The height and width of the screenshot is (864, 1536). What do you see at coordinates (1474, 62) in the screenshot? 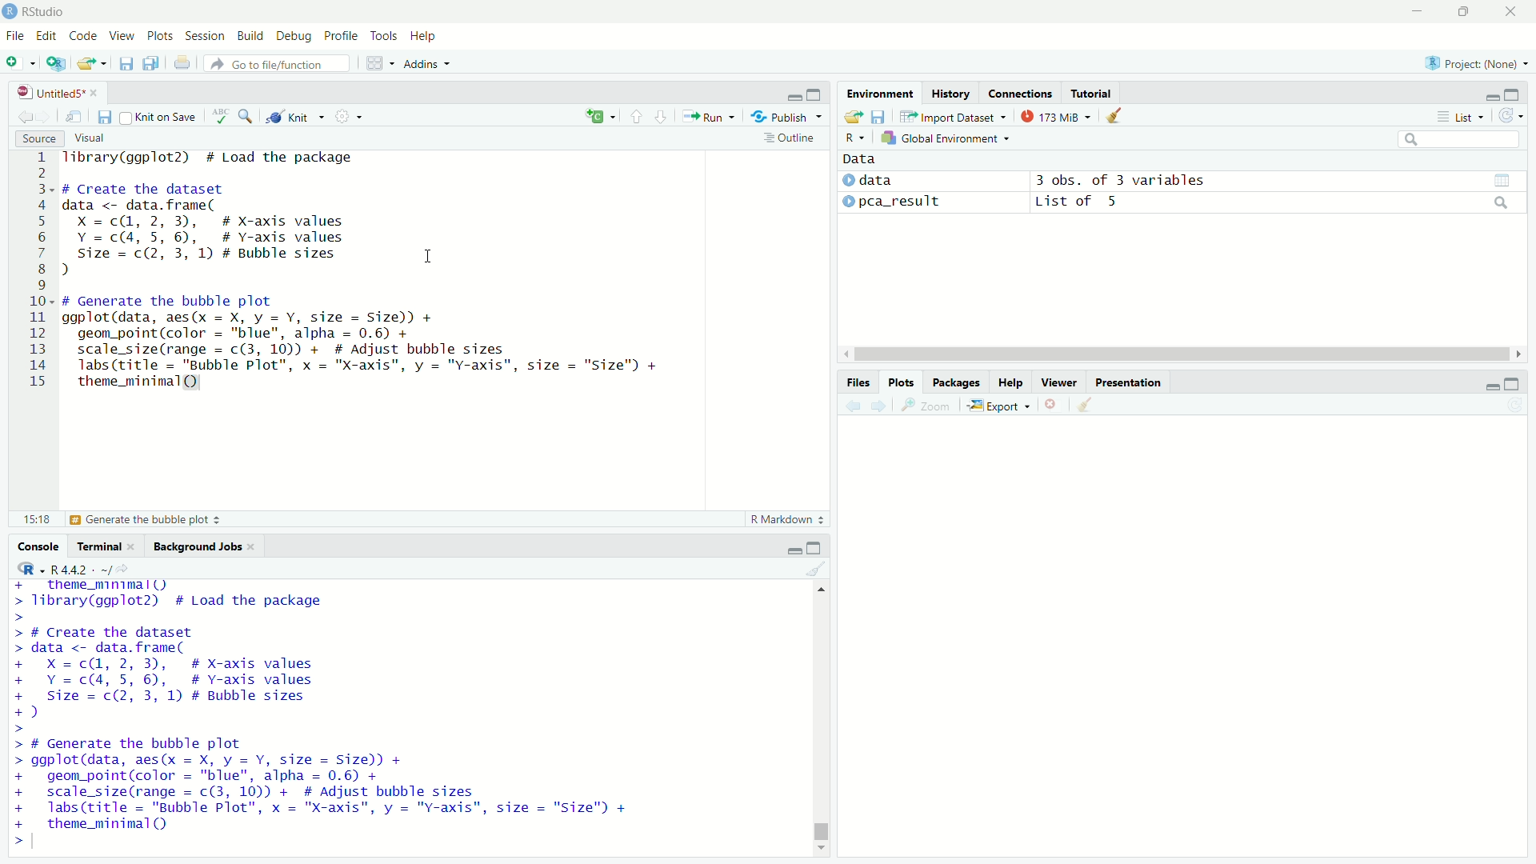
I see `selected project : none` at bounding box center [1474, 62].